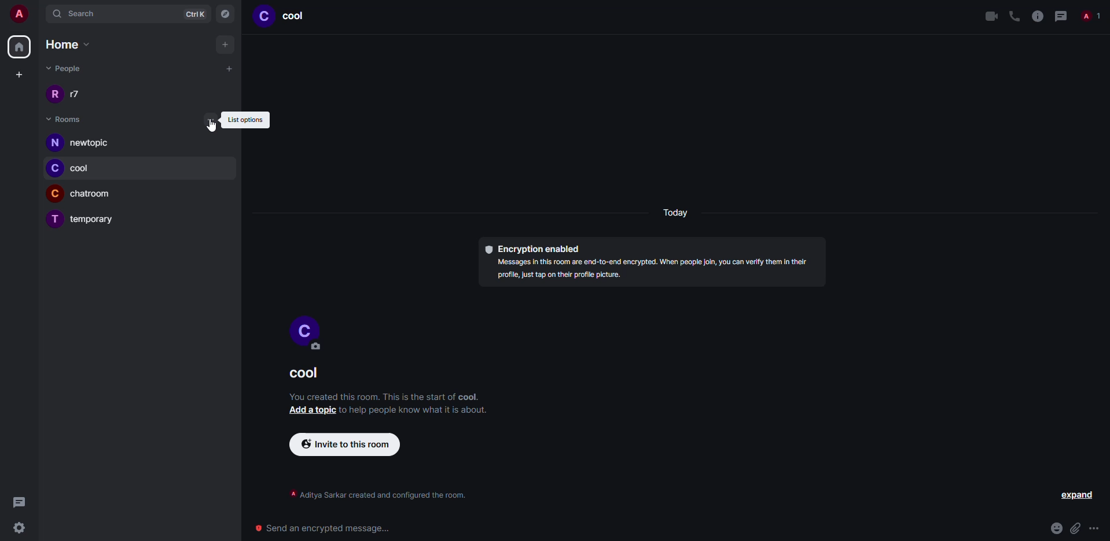  Describe the element at coordinates (344, 445) in the screenshot. I see `invite` at that location.